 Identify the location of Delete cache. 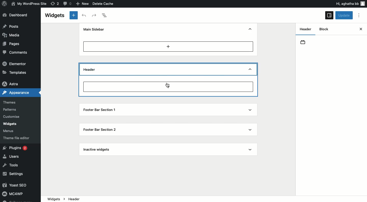
(103, 4).